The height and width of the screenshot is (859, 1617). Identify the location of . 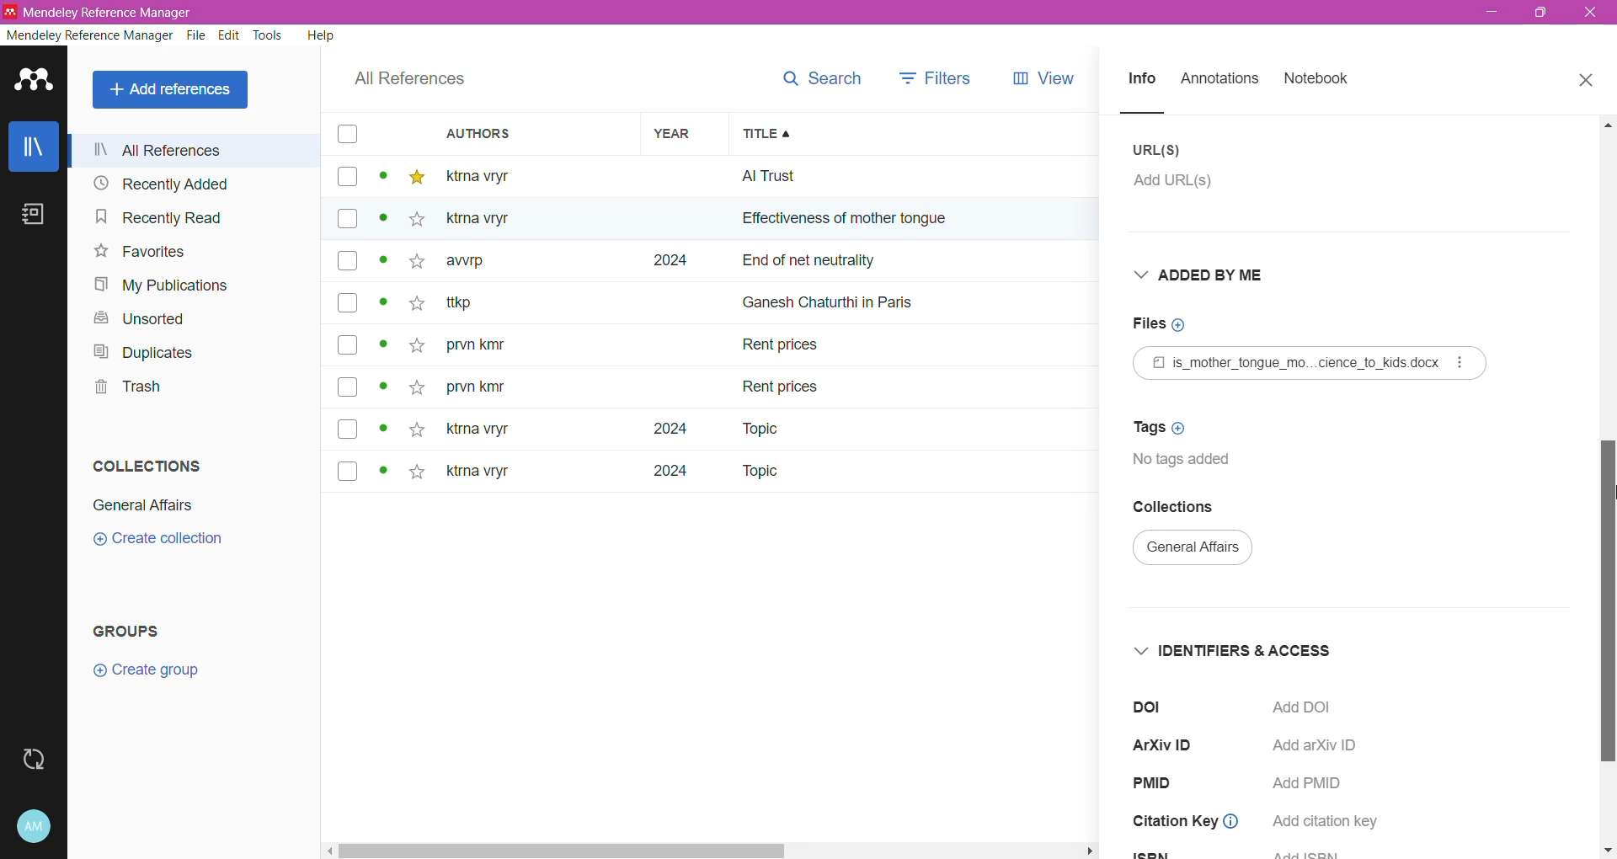
(1151, 707).